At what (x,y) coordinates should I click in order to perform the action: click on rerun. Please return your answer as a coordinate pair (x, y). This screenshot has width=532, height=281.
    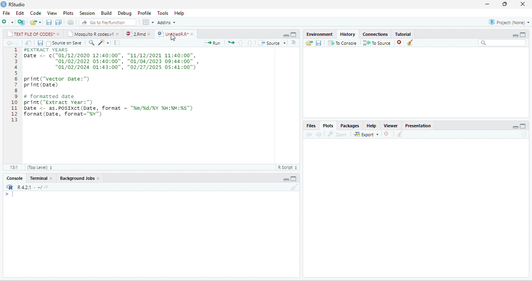
    Looking at the image, I should click on (231, 42).